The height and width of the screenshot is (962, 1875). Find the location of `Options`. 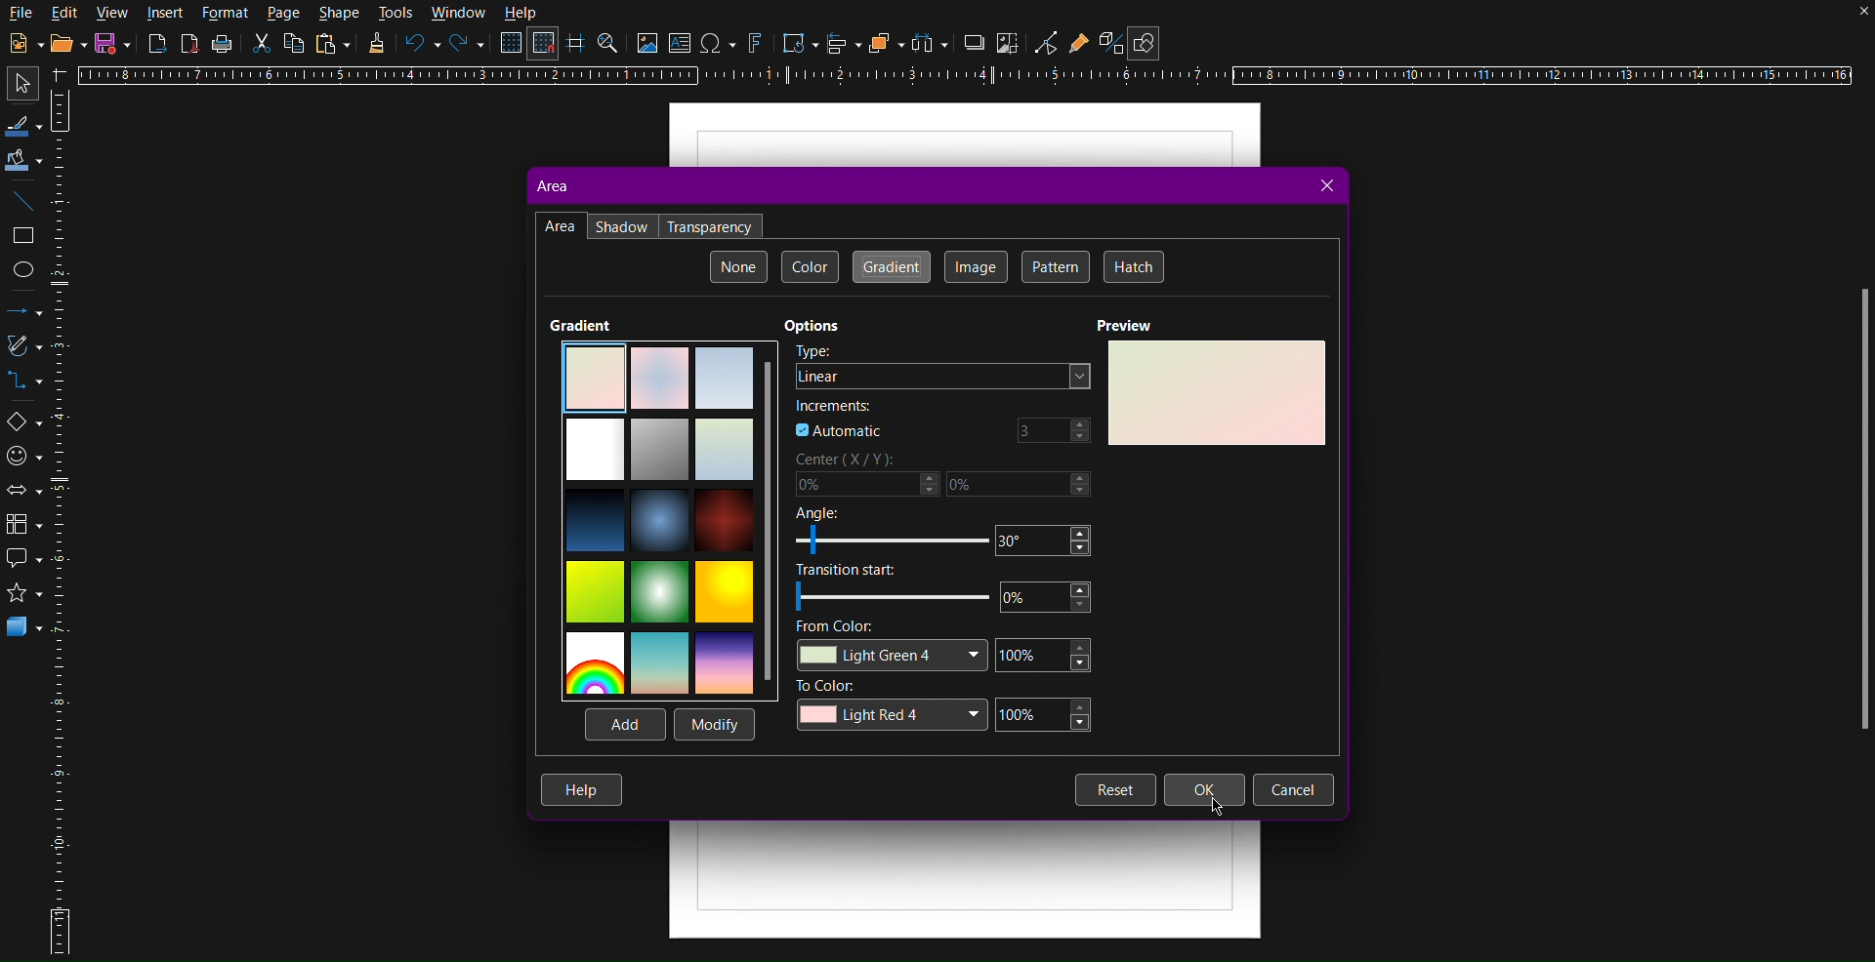

Options is located at coordinates (809, 326).